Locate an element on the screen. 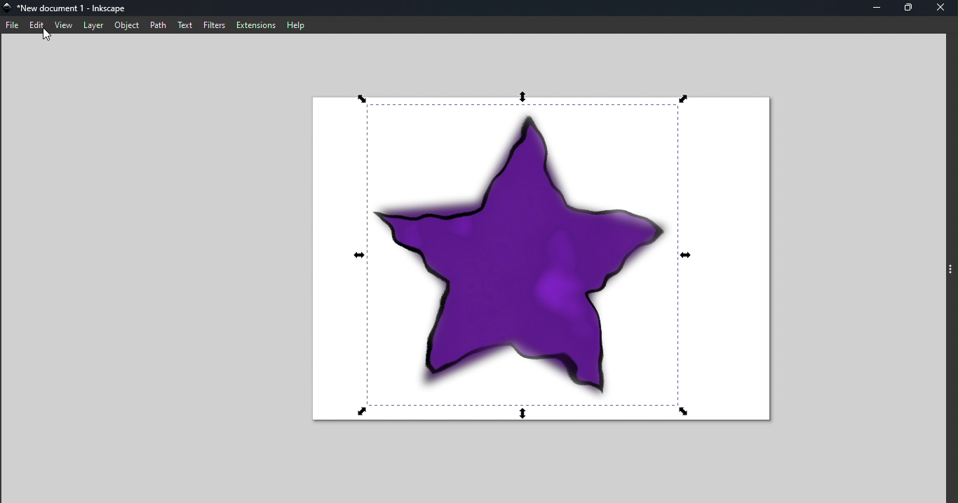 The height and width of the screenshot is (503, 958). View is located at coordinates (64, 25).